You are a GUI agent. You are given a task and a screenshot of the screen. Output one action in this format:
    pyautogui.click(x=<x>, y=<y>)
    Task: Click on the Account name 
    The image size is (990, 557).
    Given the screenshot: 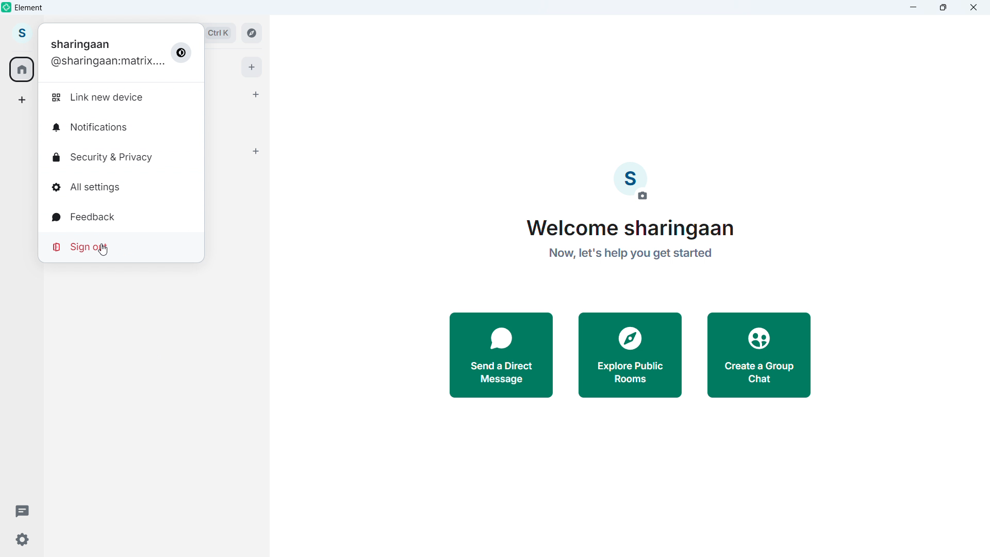 What is the action you would take?
    pyautogui.click(x=80, y=44)
    